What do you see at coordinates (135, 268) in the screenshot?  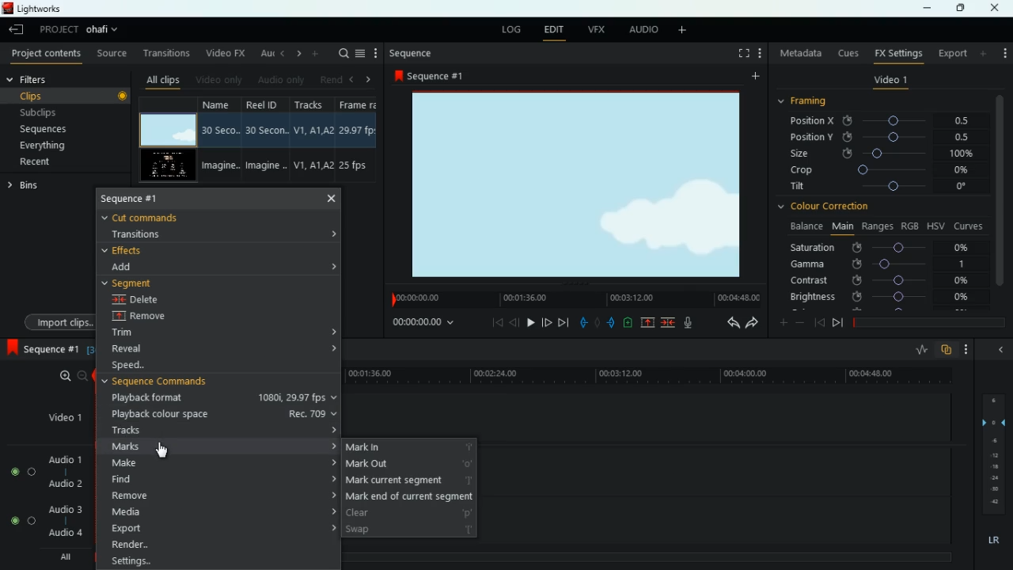 I see `add` at bounding box center [135, 268].